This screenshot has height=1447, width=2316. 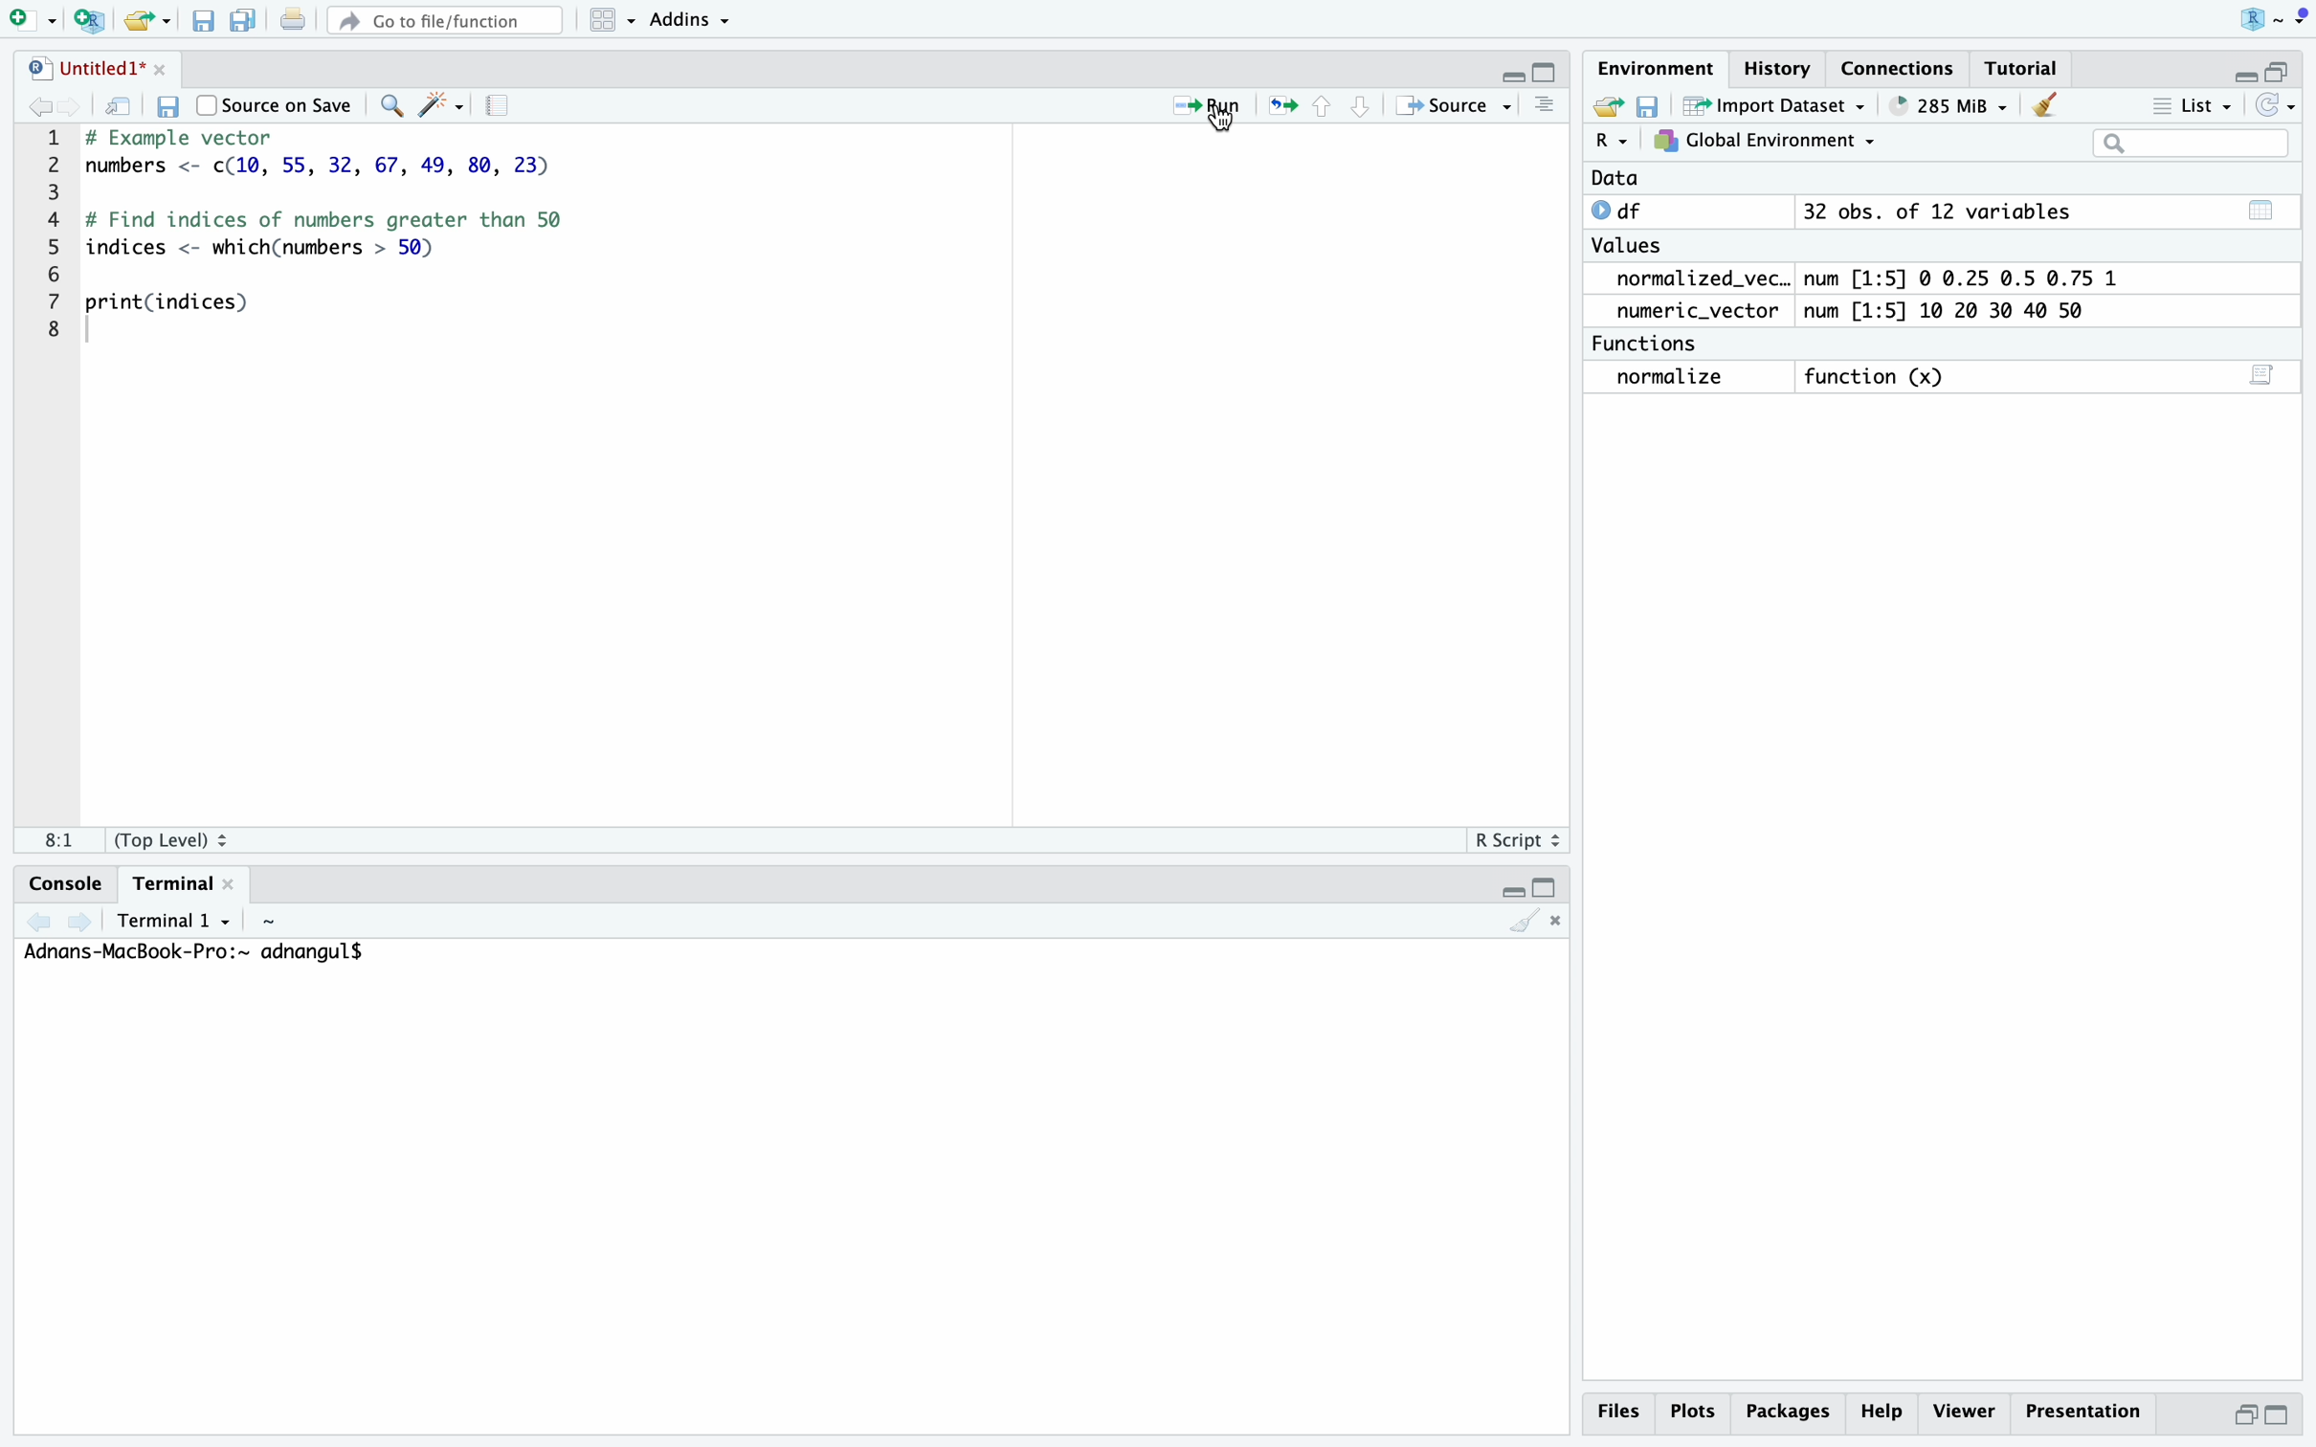 What do you see at coordinates (293, 21) in the screenshot?
I see `print current file` at bounding box center [293, 21].